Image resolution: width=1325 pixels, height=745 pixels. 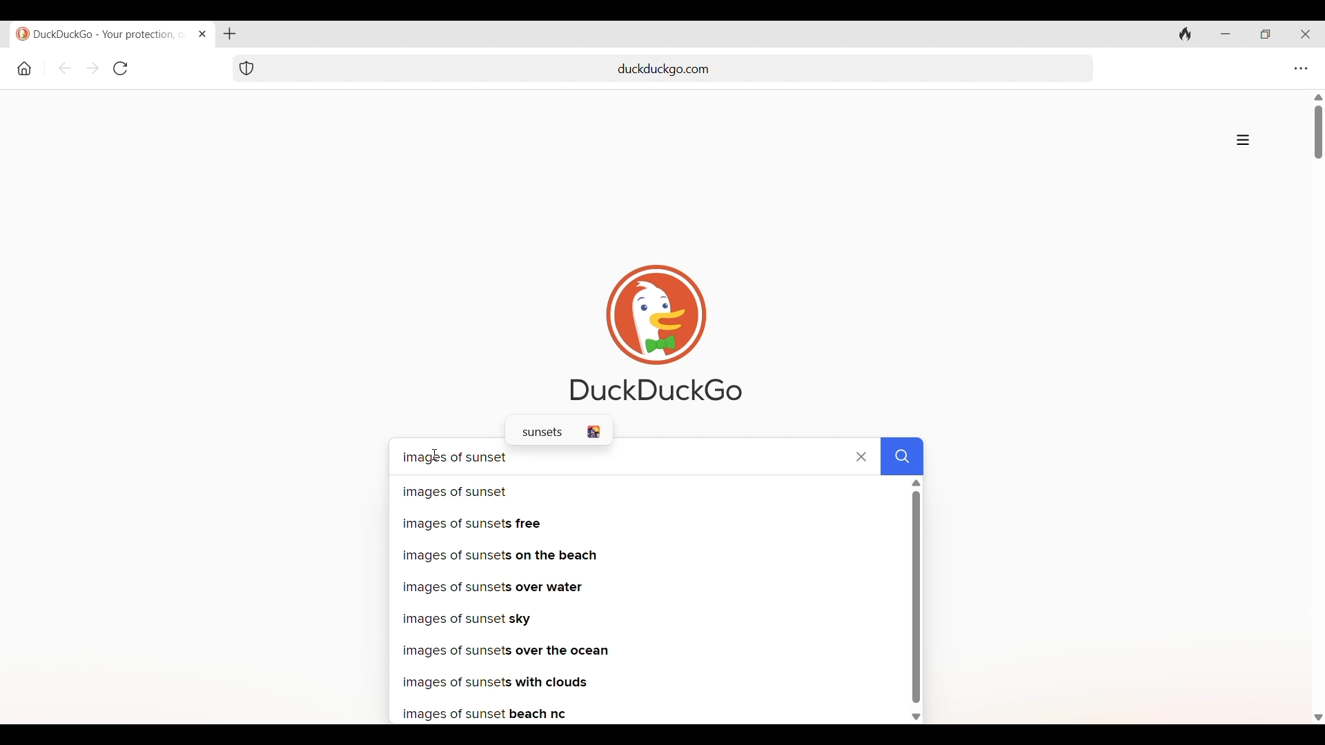 I want to click on Quick slide to bottom, so click(x=917, y=717).